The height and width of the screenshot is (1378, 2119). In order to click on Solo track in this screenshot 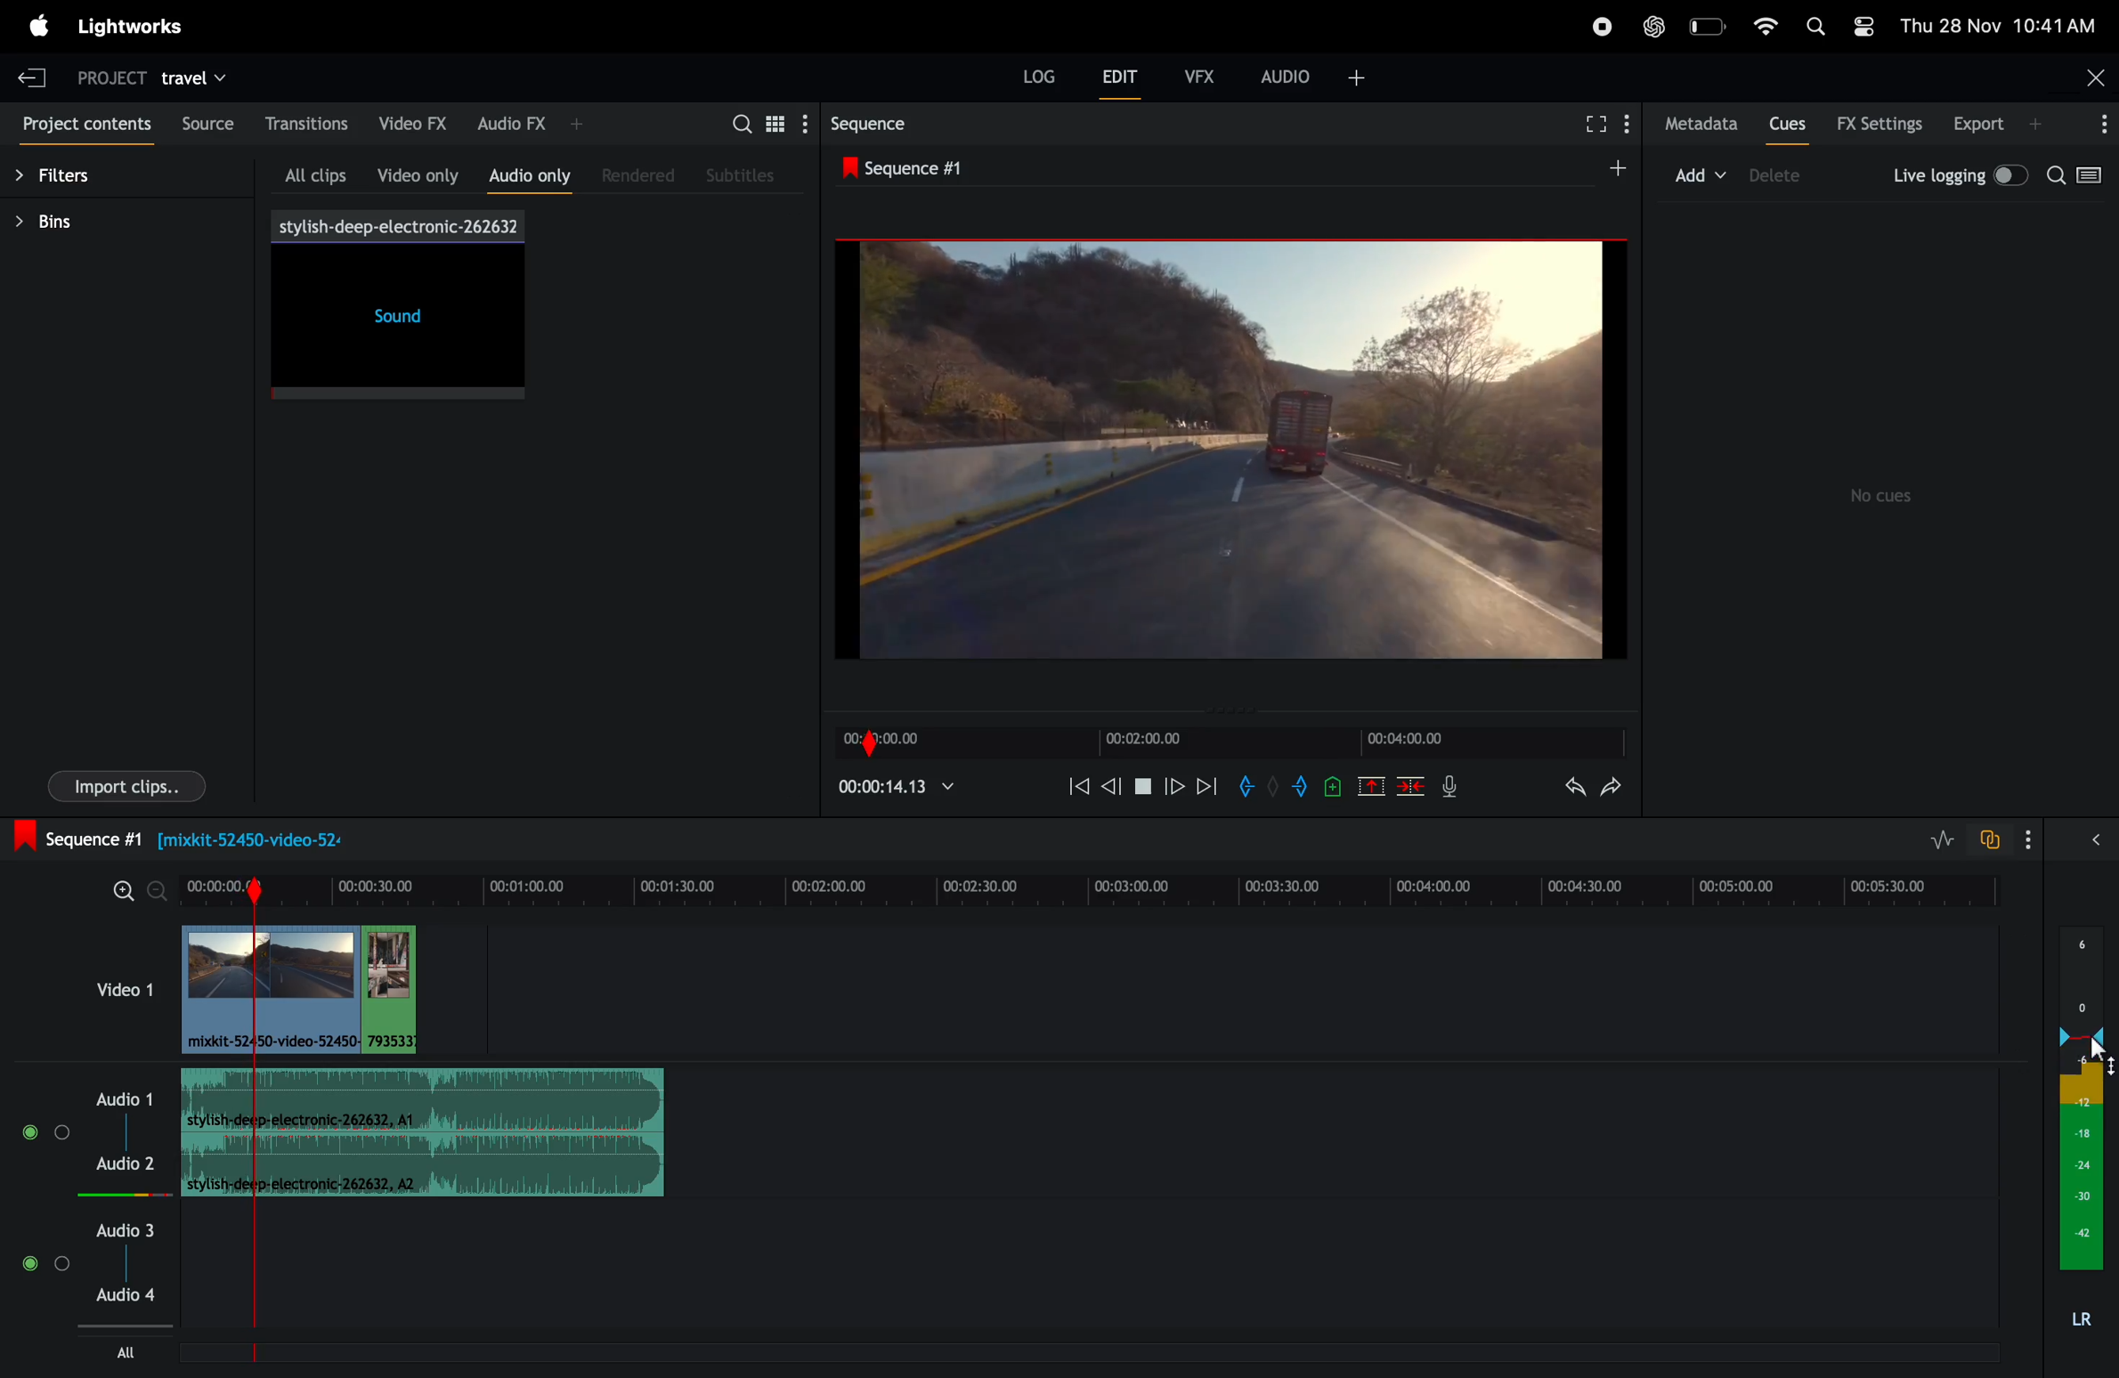, I will do `click(69, 1136)`.